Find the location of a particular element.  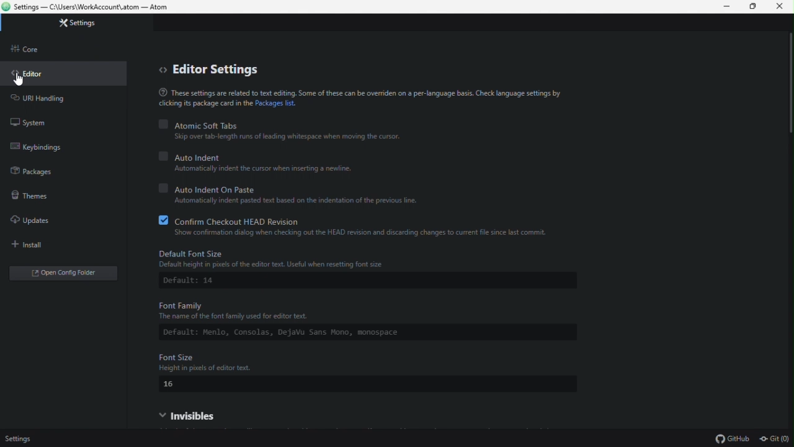

Theme is located at coordinates (38, 197).